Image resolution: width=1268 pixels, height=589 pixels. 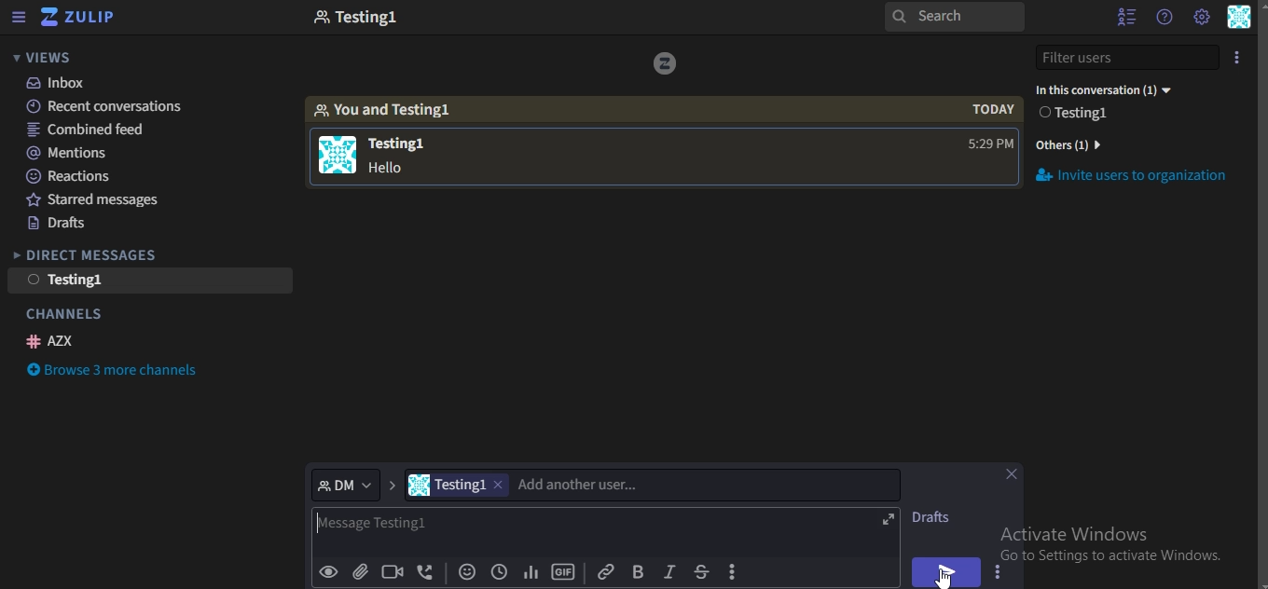 What do you see at coordinates (667, 64) in the screenshot?
I see `icon` at bounding box center [667, 64].